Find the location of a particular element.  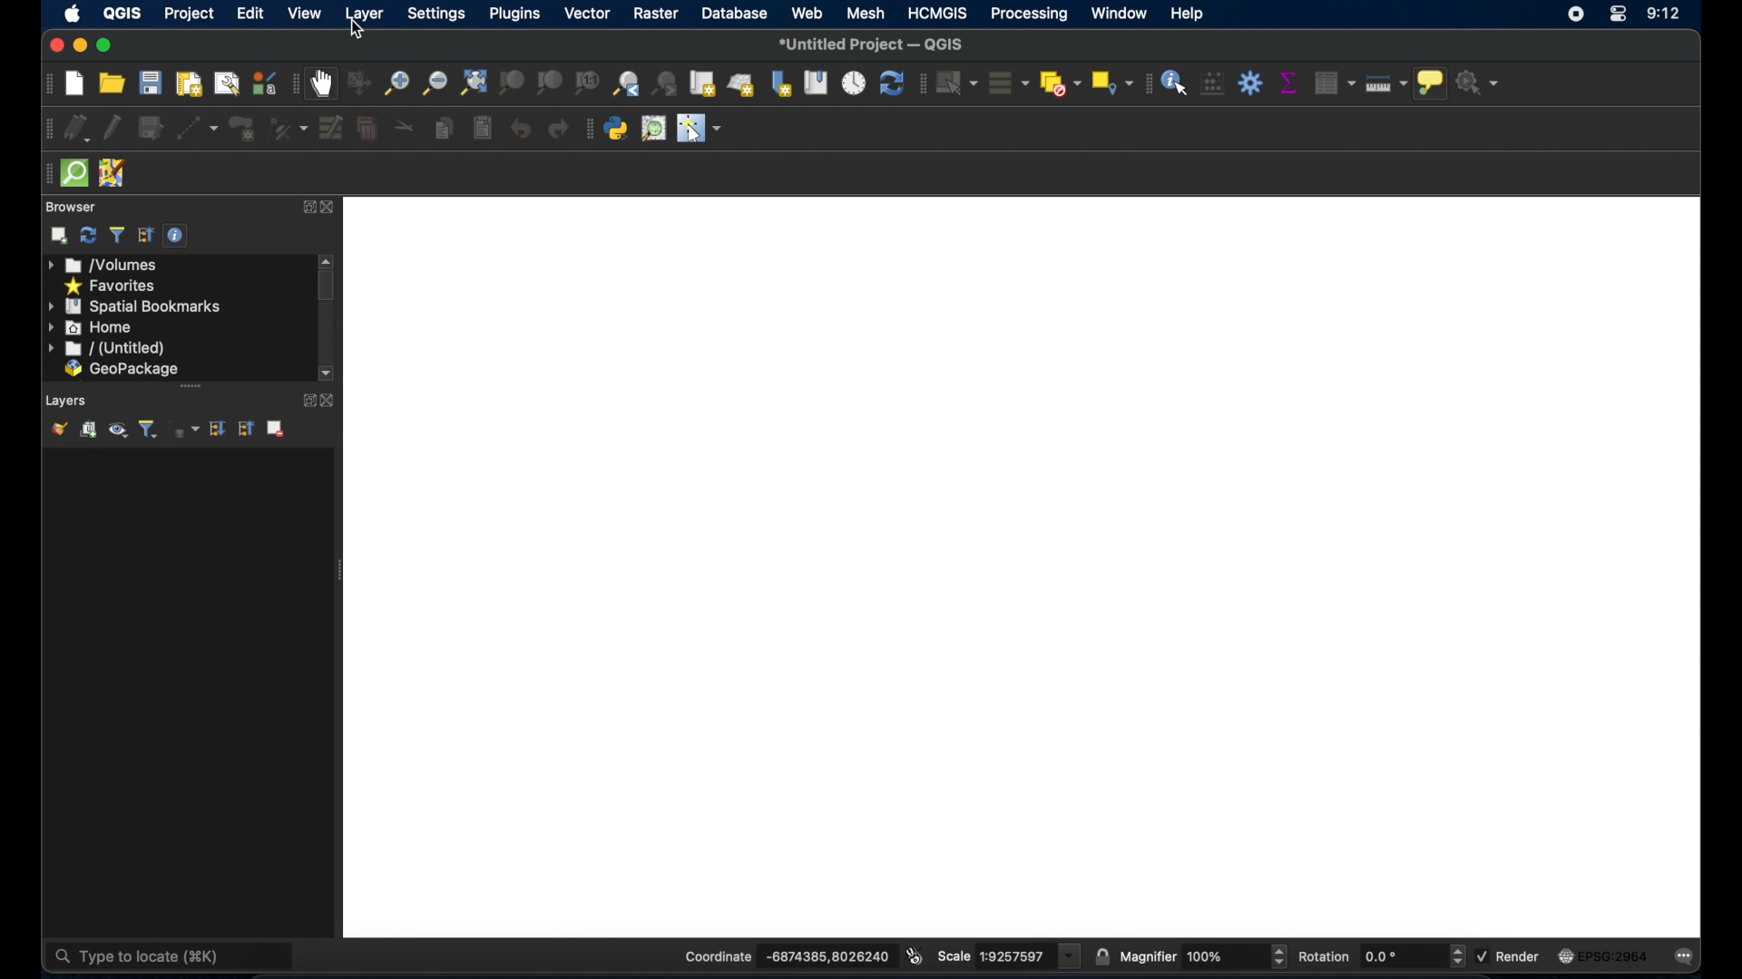

save edits is located at coordinates (151, 128).